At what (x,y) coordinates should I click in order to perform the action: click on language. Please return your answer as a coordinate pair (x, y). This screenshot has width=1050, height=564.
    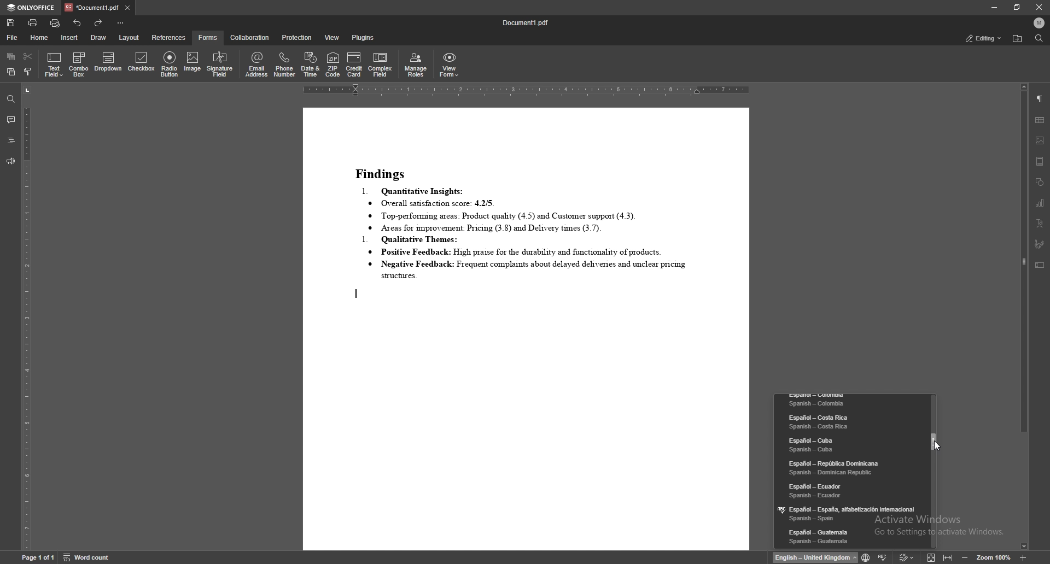
    Looking at the image, I should click on (848, 490).